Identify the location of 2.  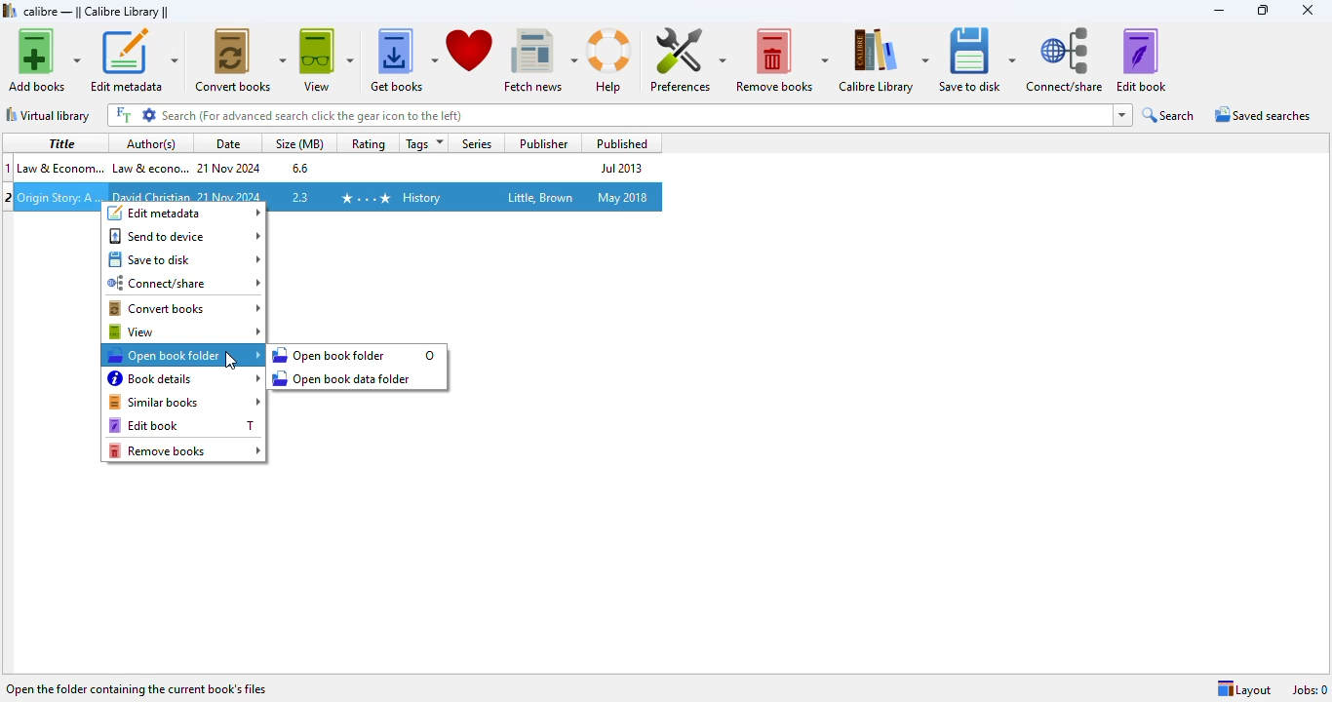
(9, 198).